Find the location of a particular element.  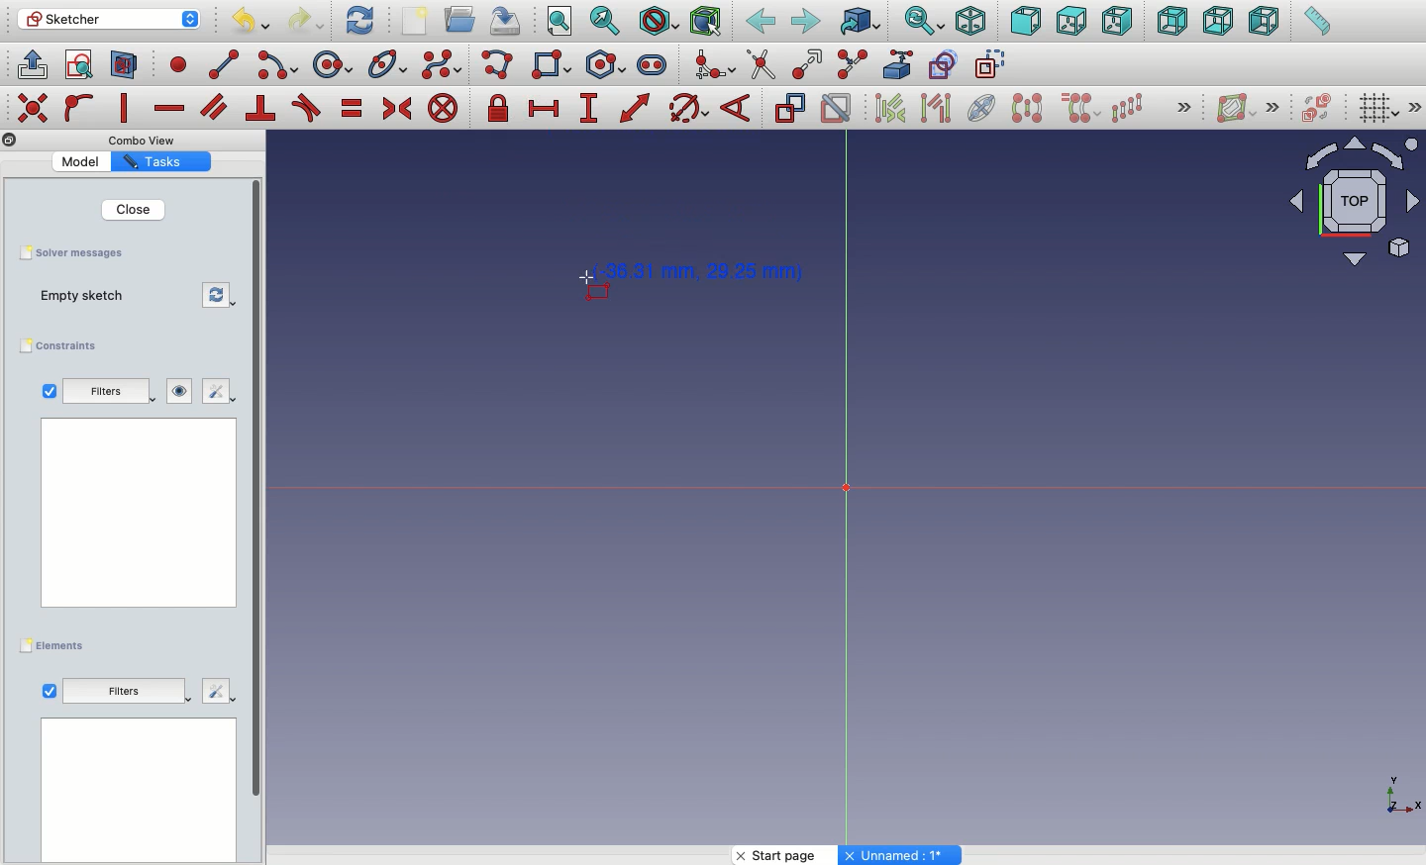

Empty sketch  is located at coordinates (92, 297).